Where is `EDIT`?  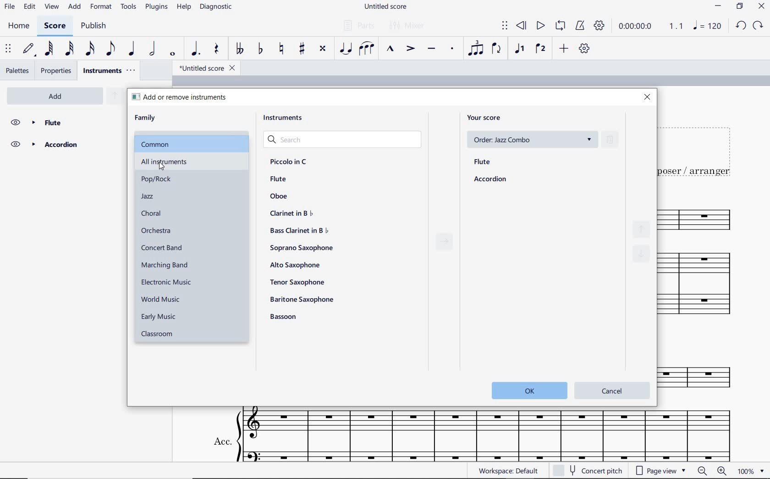 EDIT is located at coordinates (29, 7).